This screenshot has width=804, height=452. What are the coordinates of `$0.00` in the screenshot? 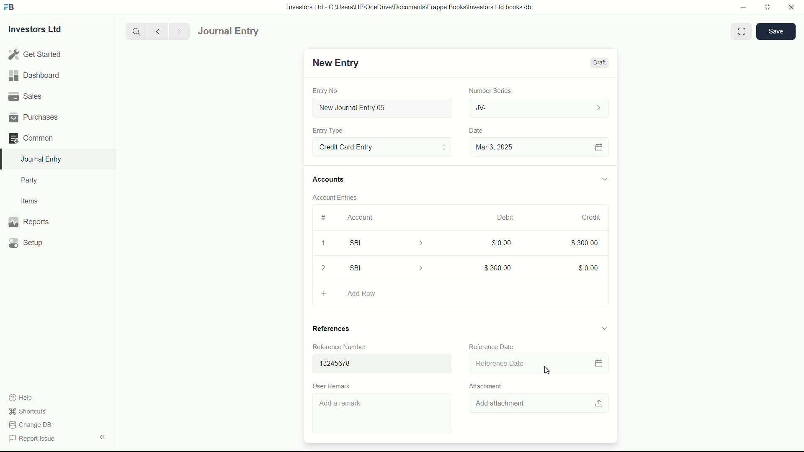 It's located at (588, 267).